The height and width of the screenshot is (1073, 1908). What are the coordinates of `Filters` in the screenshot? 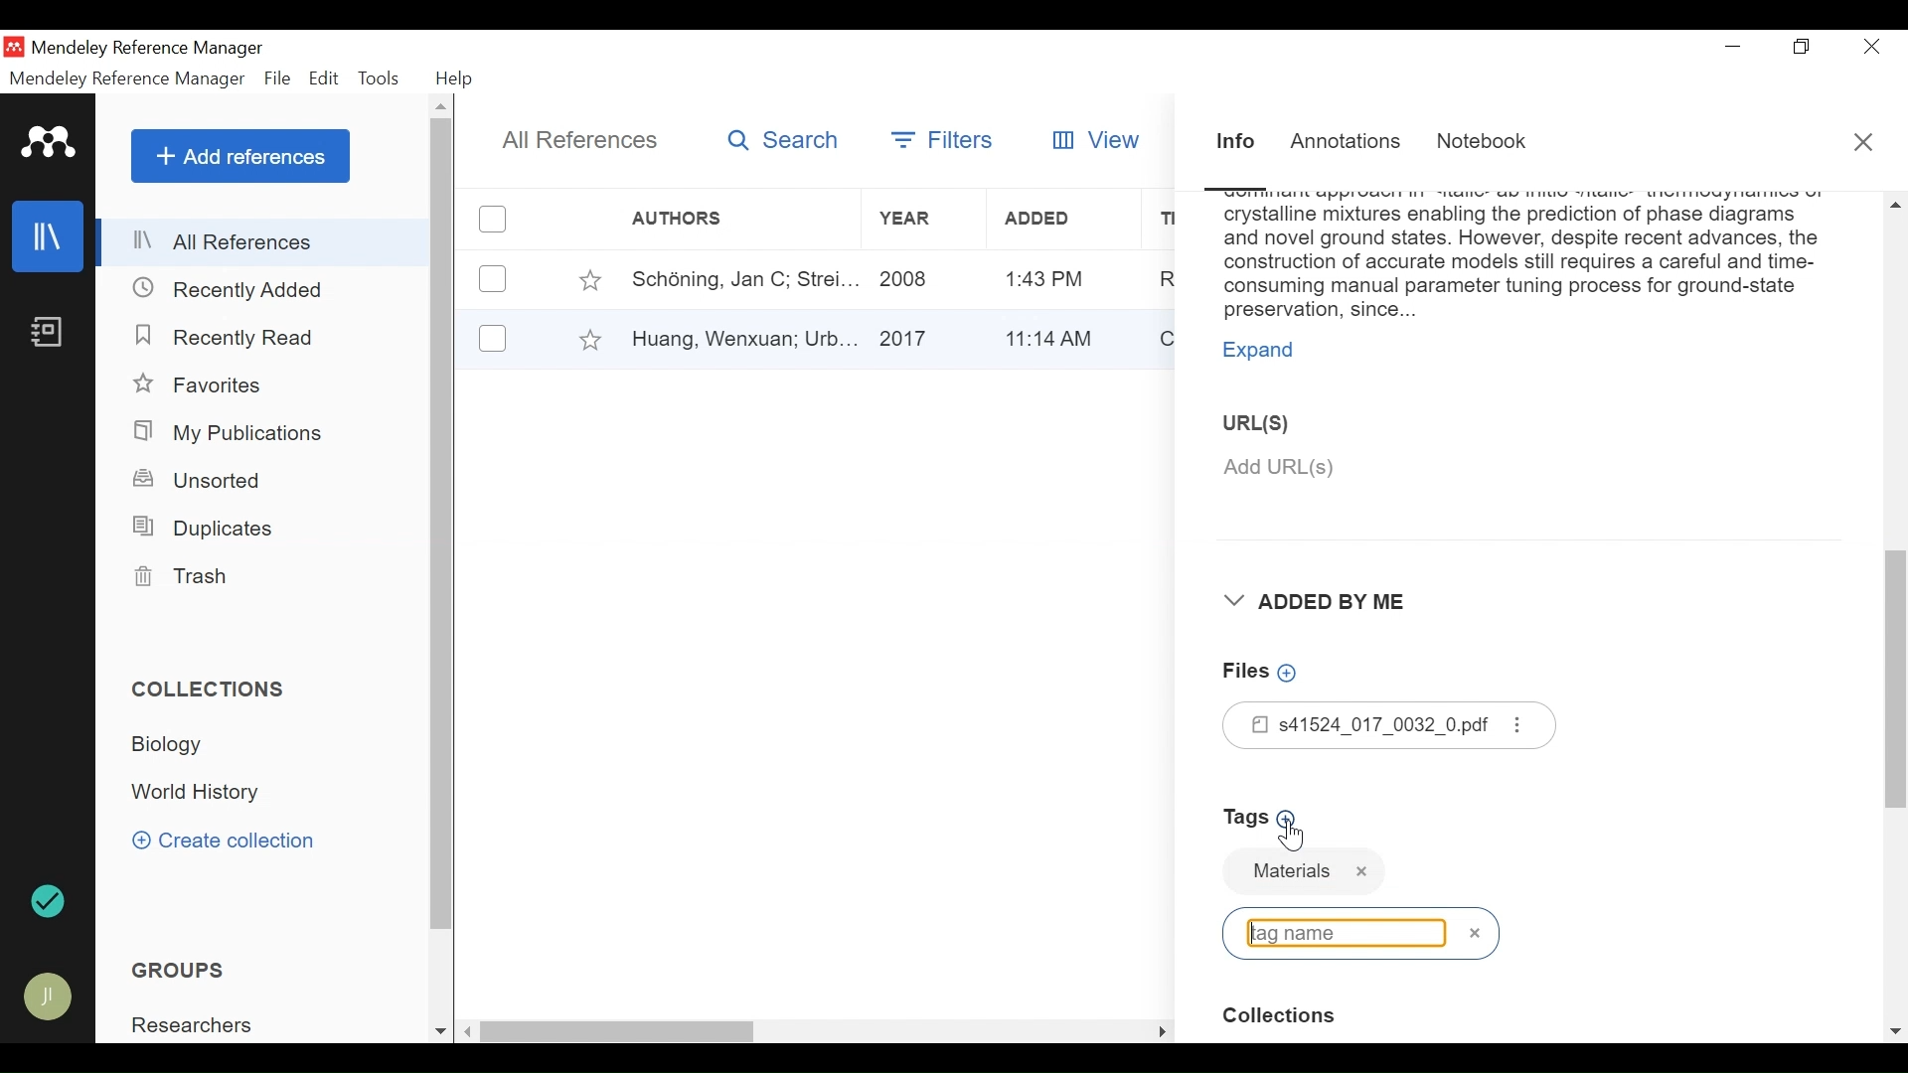 It's located at (939, 139).